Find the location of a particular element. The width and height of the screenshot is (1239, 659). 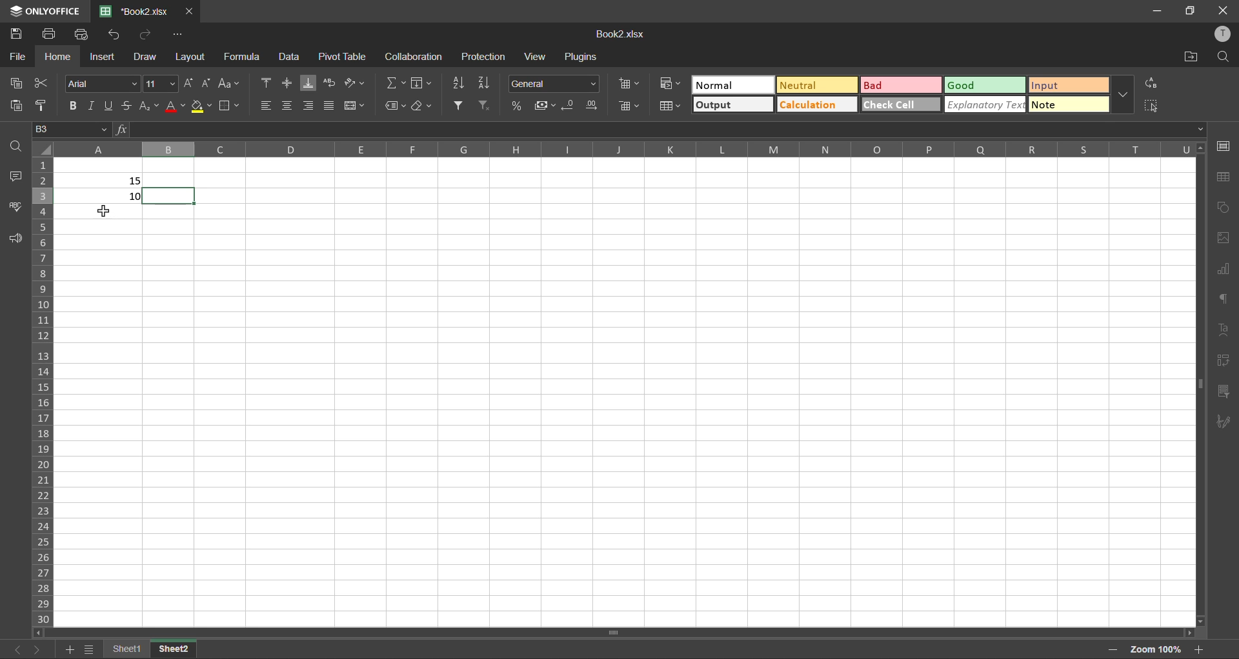

select all is located at coordinates (1153, 105).